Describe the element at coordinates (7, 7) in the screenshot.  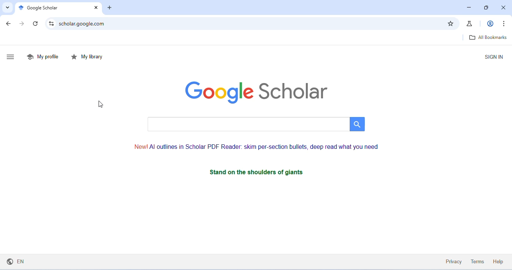
I see `search tabs` at that location.